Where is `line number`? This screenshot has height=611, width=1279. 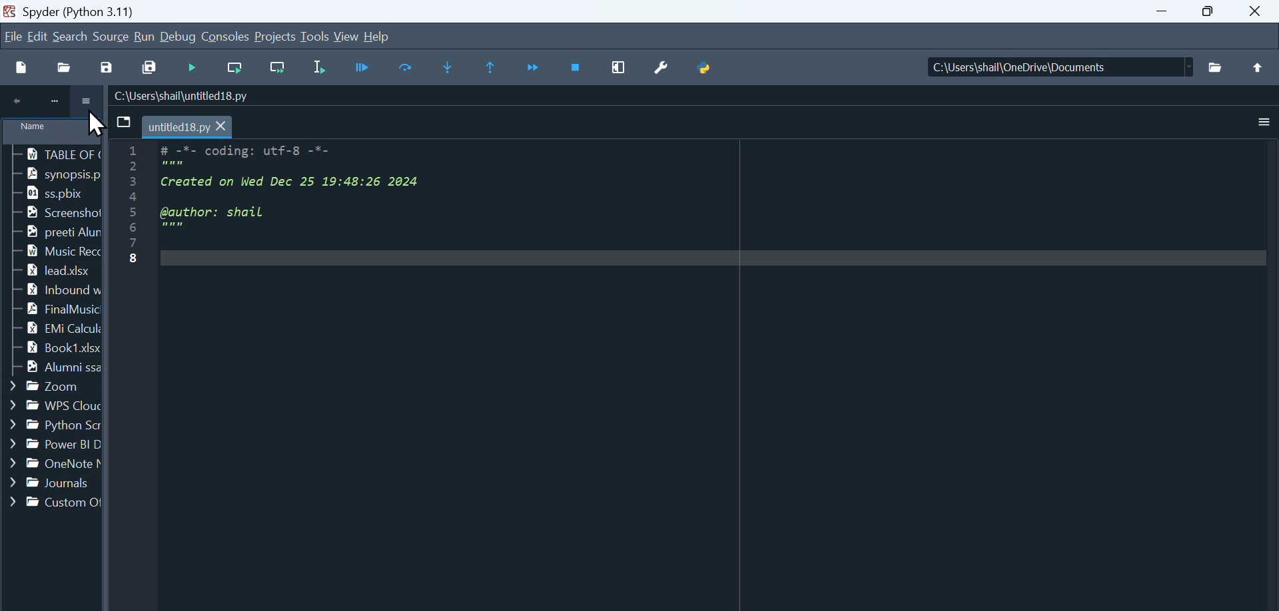
line number is located at coordinates (133, 290).